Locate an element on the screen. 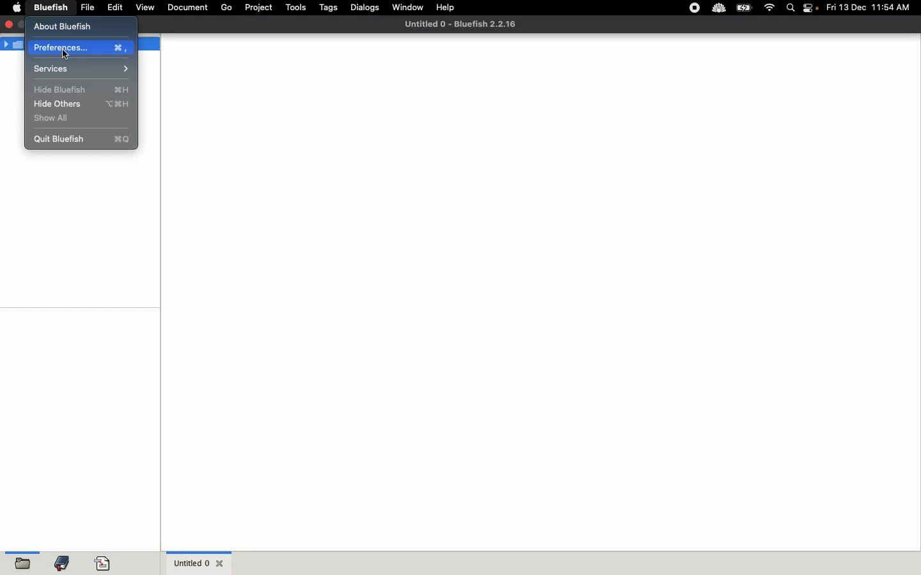 The height and width of the screenshot is (575, 921). Quit bluefish is located at coordinates (83, 139).